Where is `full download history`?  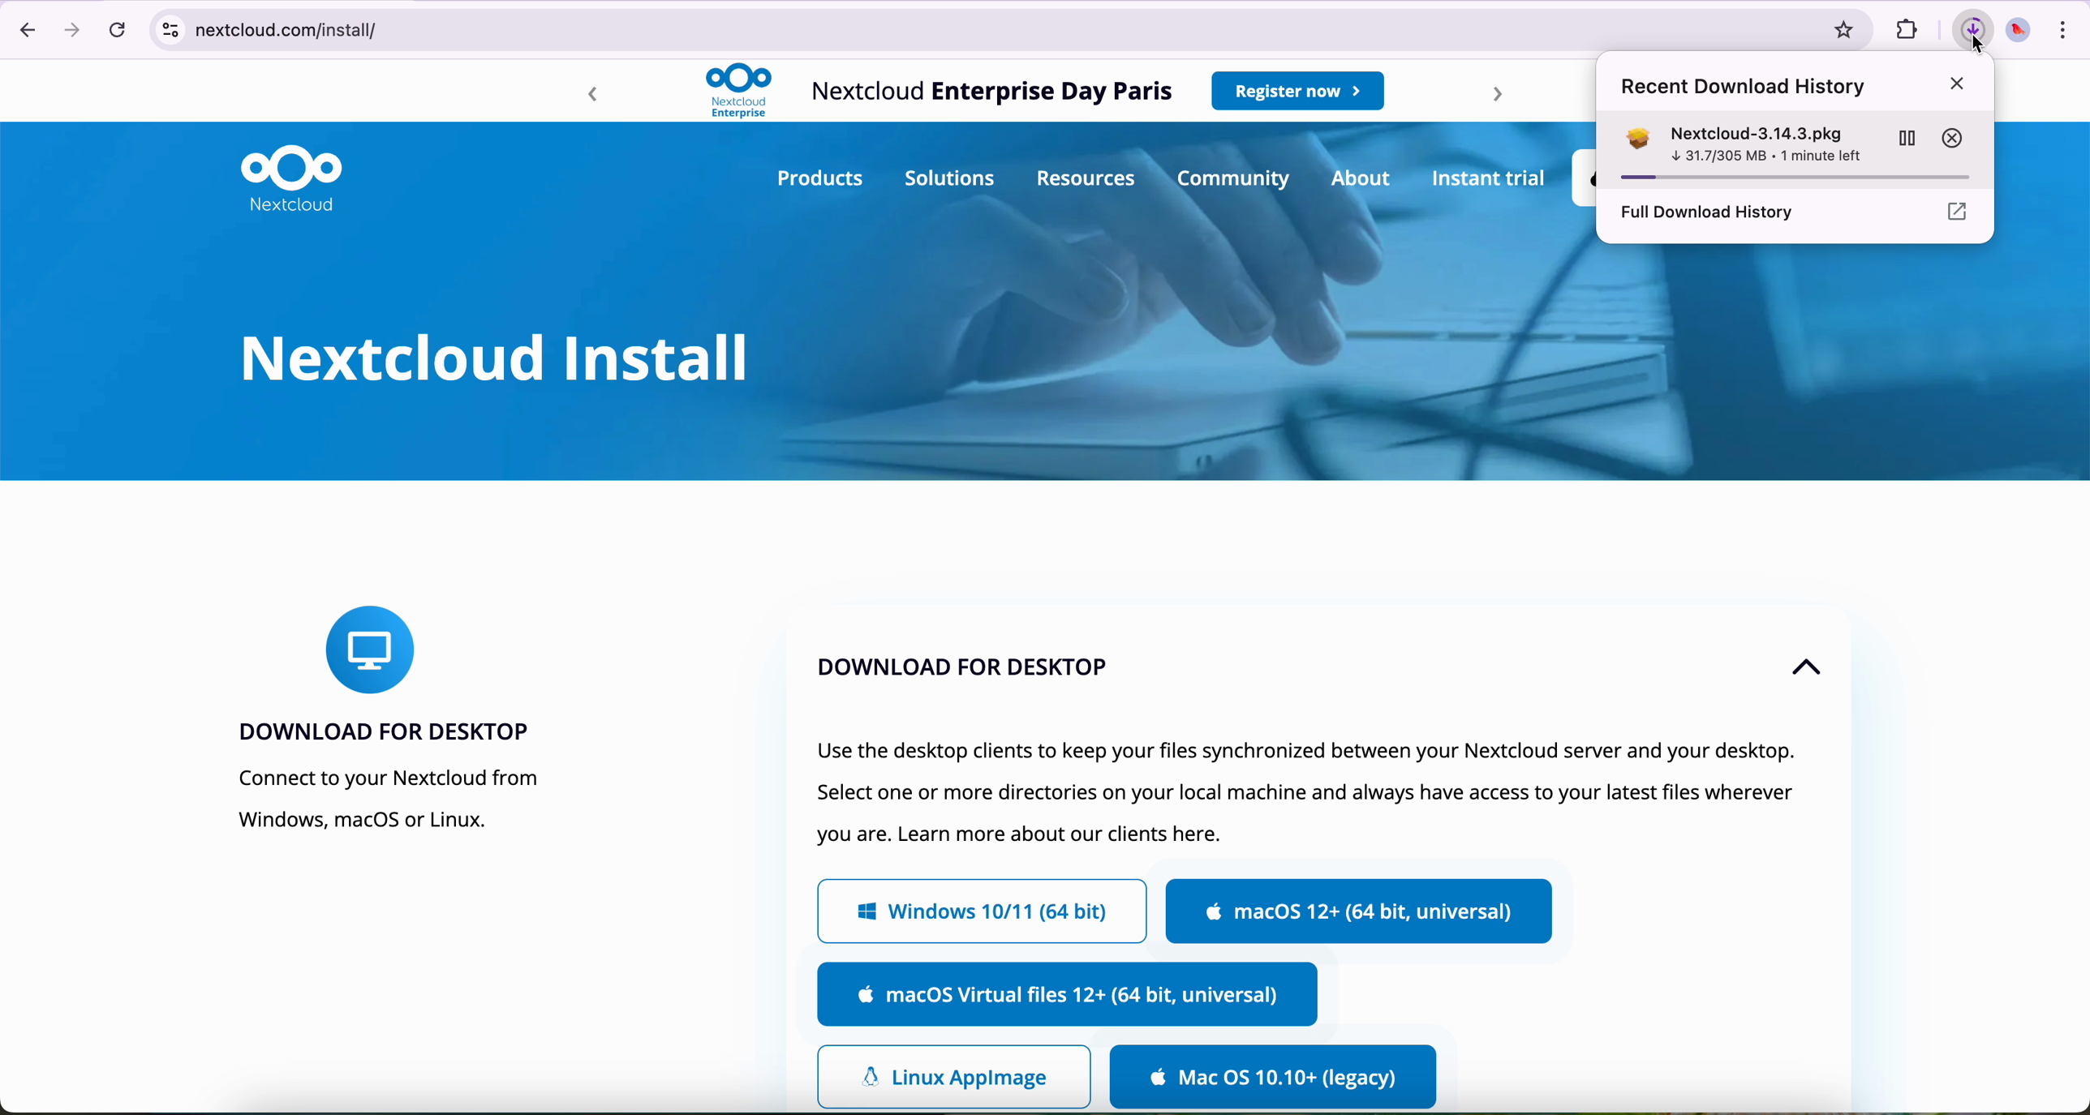
full download history is located at coordinates (1797, 212).